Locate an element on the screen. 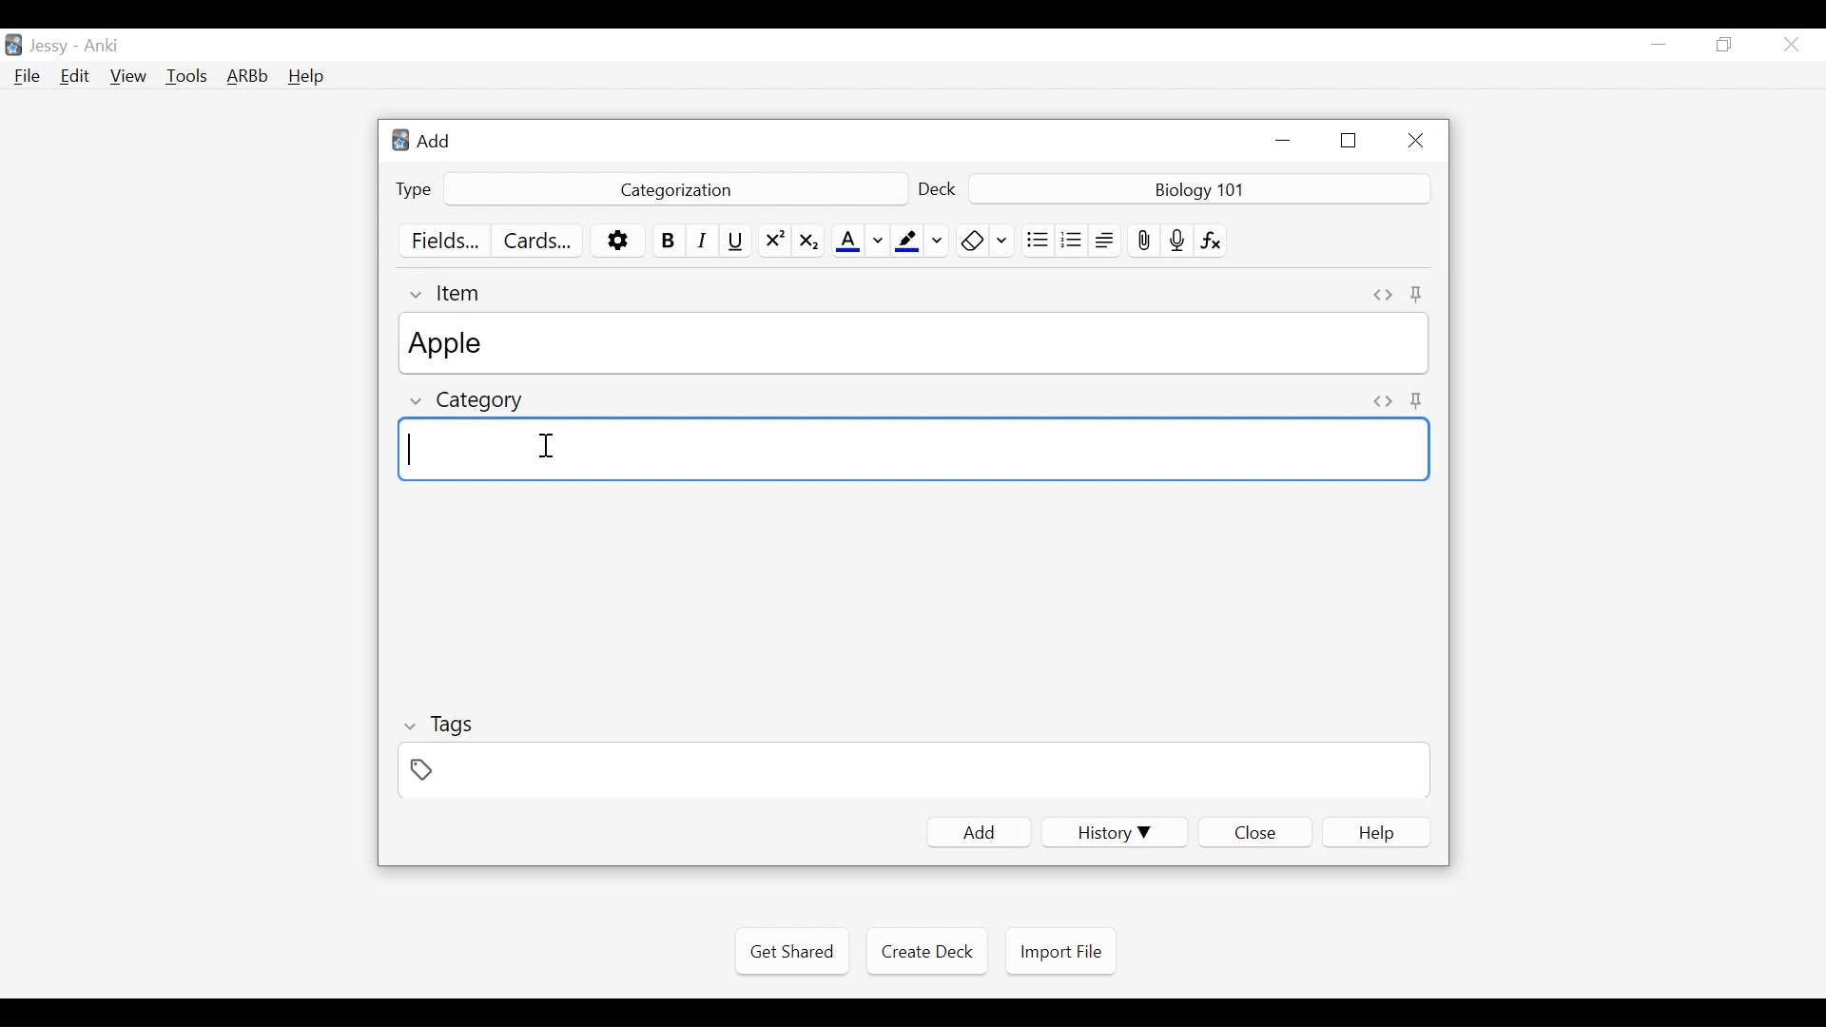 The image size is (1826, 1027). Remove Formatting is located at coordinates (985, 241).